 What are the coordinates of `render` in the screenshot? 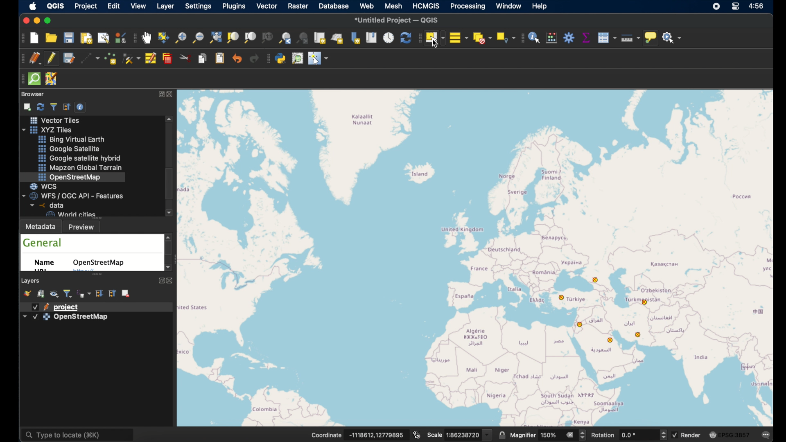 It's located at (692, 435).